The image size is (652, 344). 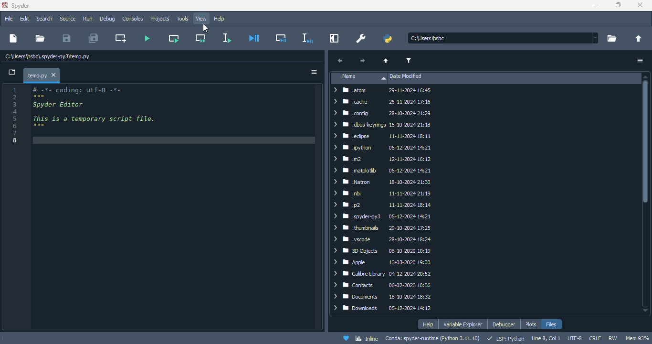 What do you see at coordinates (54, 75) in the screenshot?
I see `close` at bounding box center [54, 75].